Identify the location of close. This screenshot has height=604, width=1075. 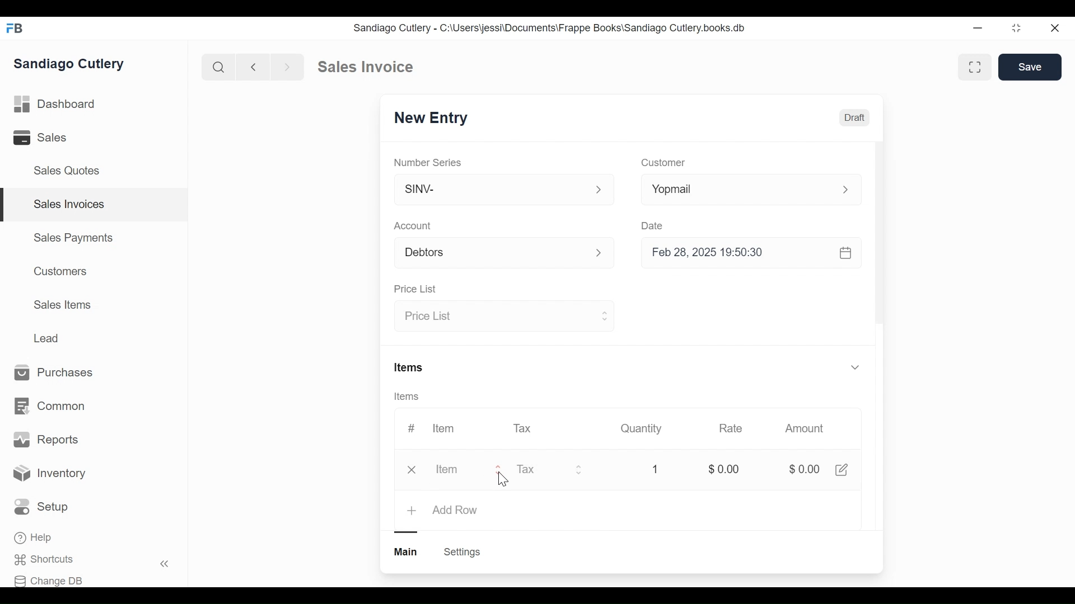
(1056, 29).